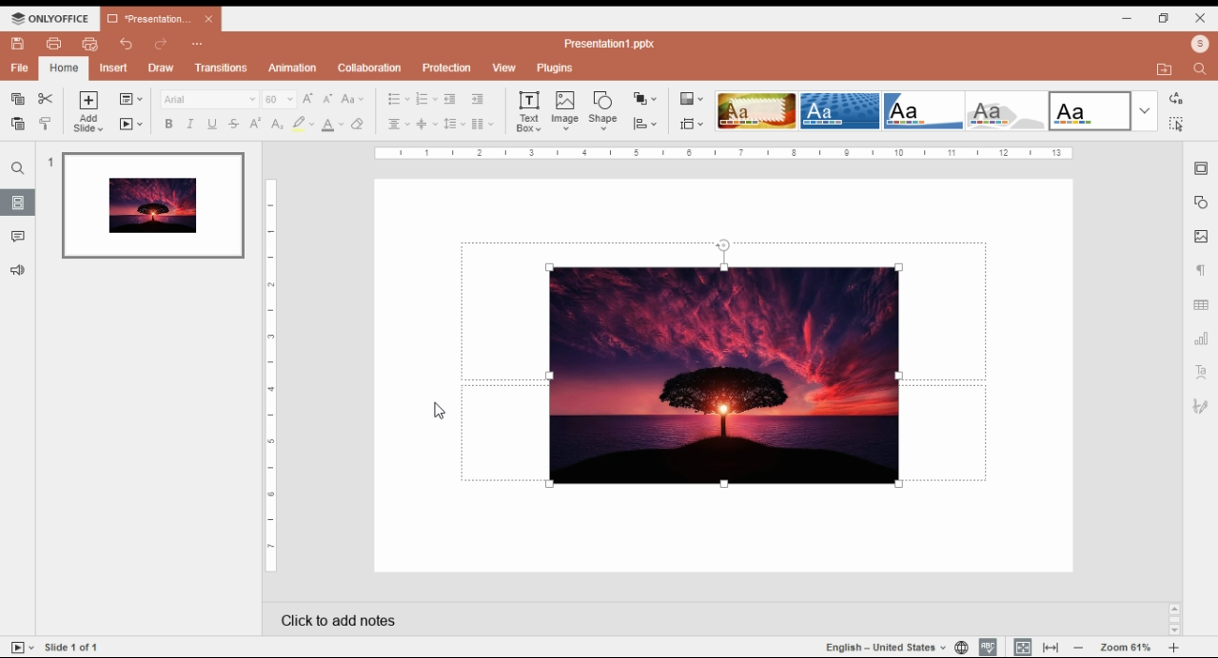  What do you see at coordinates (398, 100) in the screenshot?
I see `bullets` at bounding box center [398, 100].